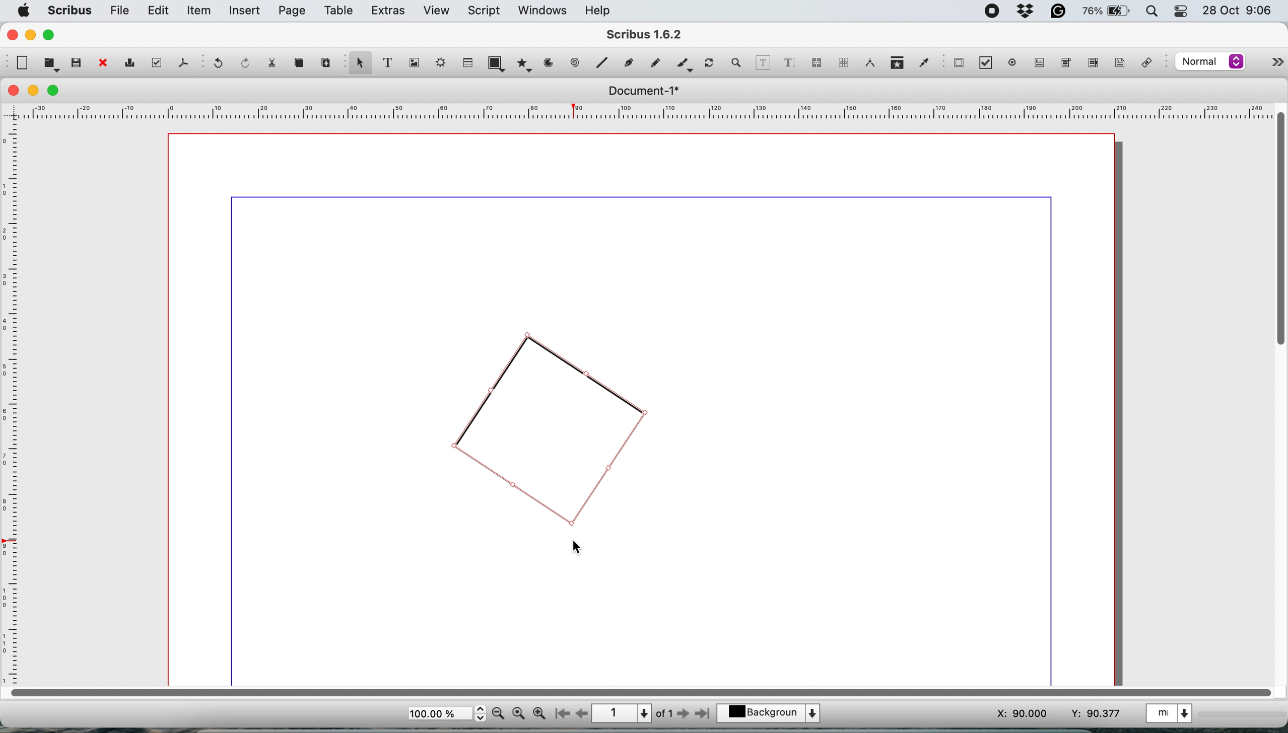 Image resolution: width=1288 pixels, height=733 pixels. I want to click on item, so click(200, 12).